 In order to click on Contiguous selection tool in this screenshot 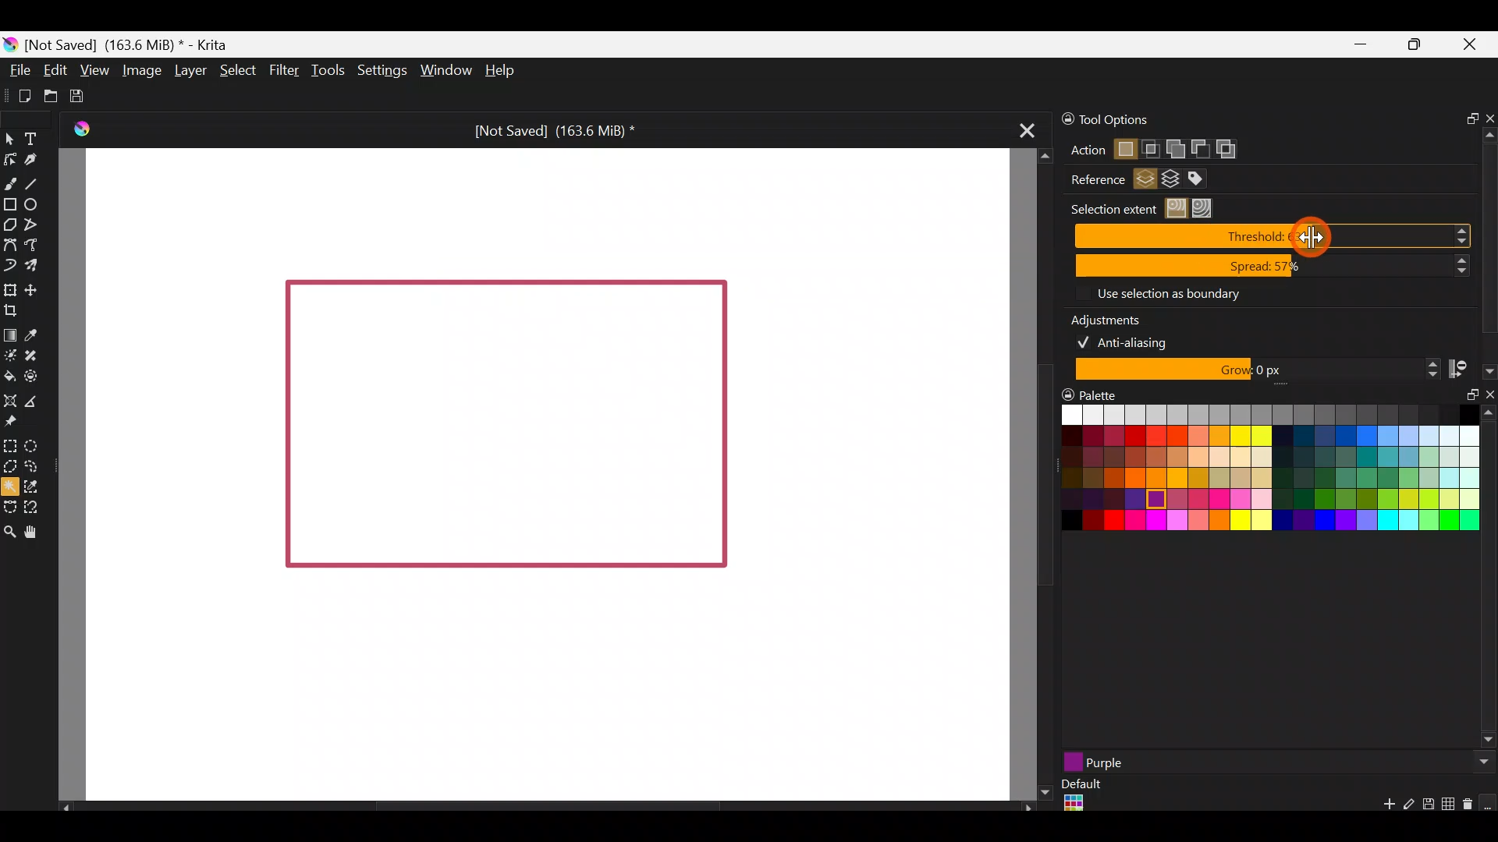, I will do `click(11, 486)`.